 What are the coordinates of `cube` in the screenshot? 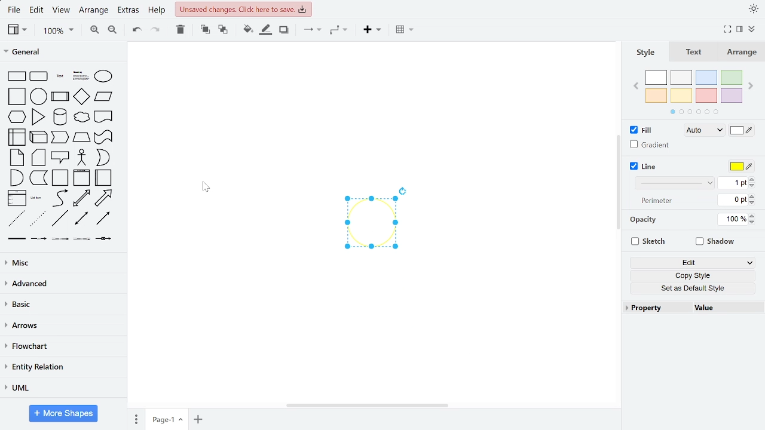 It's located at (38, 137).